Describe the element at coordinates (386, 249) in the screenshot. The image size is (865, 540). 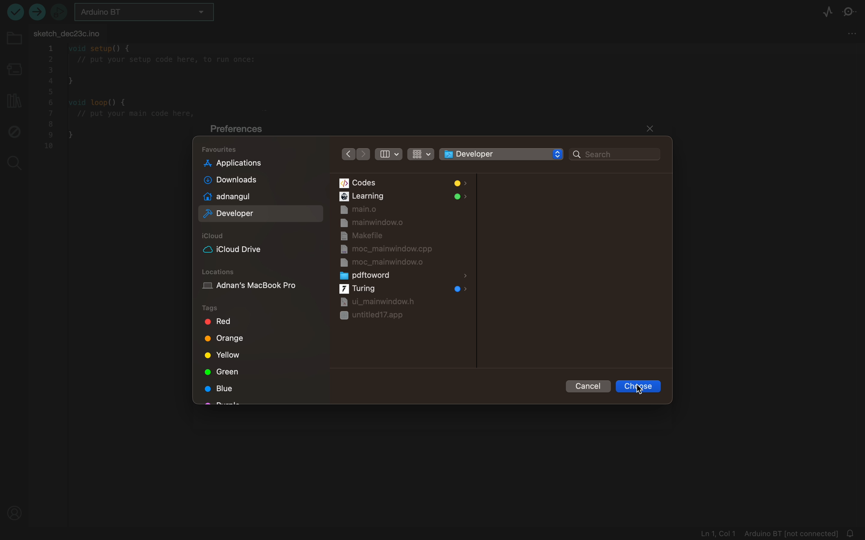
I see `moc mainwindow.cpp` at that location.